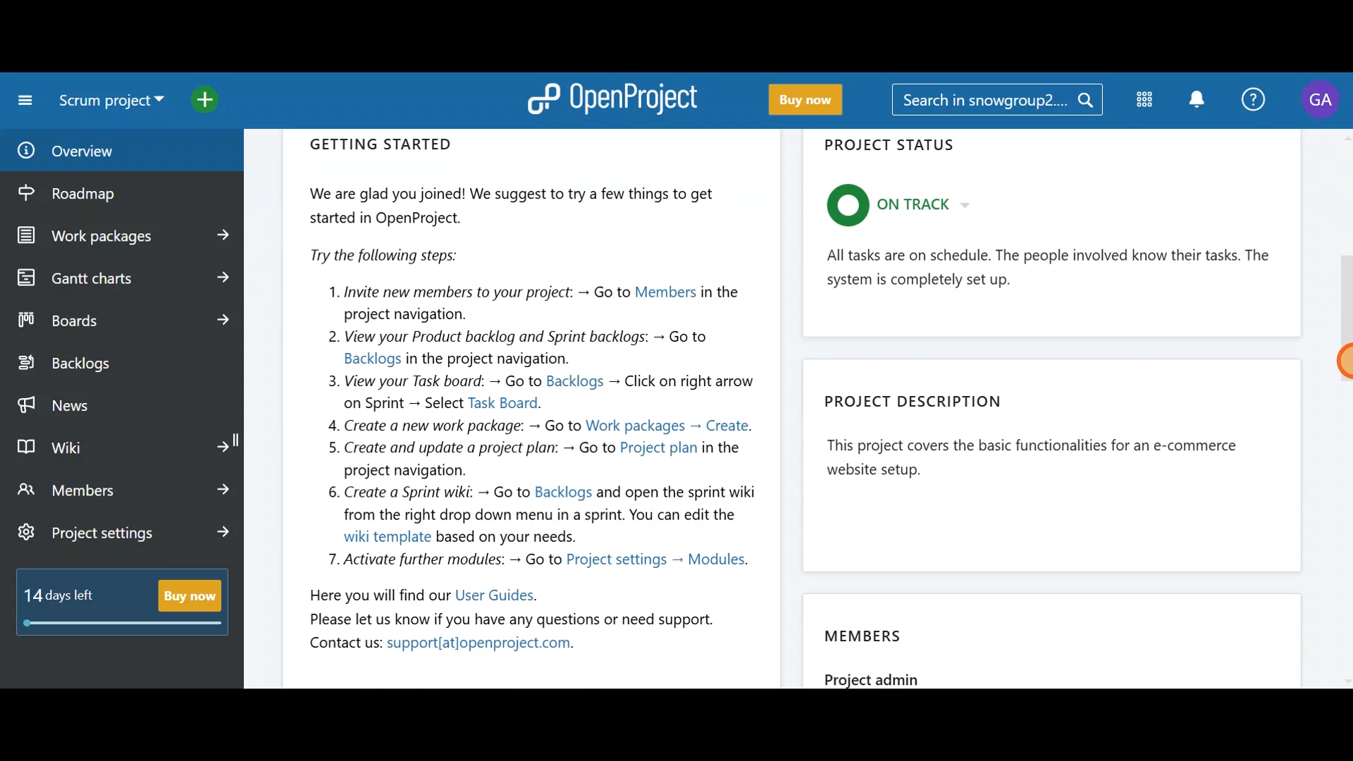  What do you see at coordinates (996, 102) in the screenshot?
I see `Search bar` at bounding box center [996, 102].